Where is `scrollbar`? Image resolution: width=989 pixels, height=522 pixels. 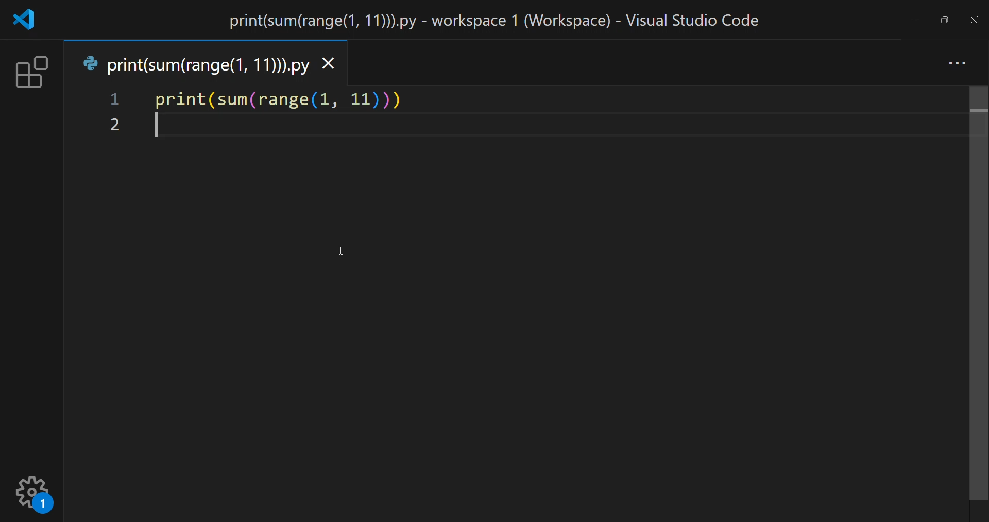
scrollbar is located at coordinates (976, 294).